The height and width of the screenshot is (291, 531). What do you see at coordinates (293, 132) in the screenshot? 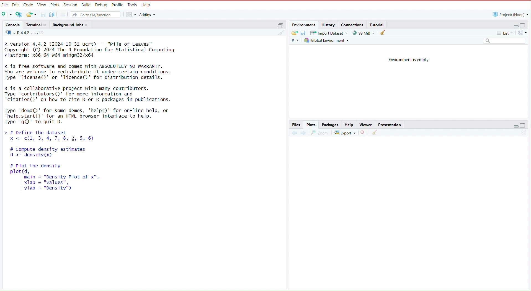
I see `previous plot` at bounding box center [293, 132].